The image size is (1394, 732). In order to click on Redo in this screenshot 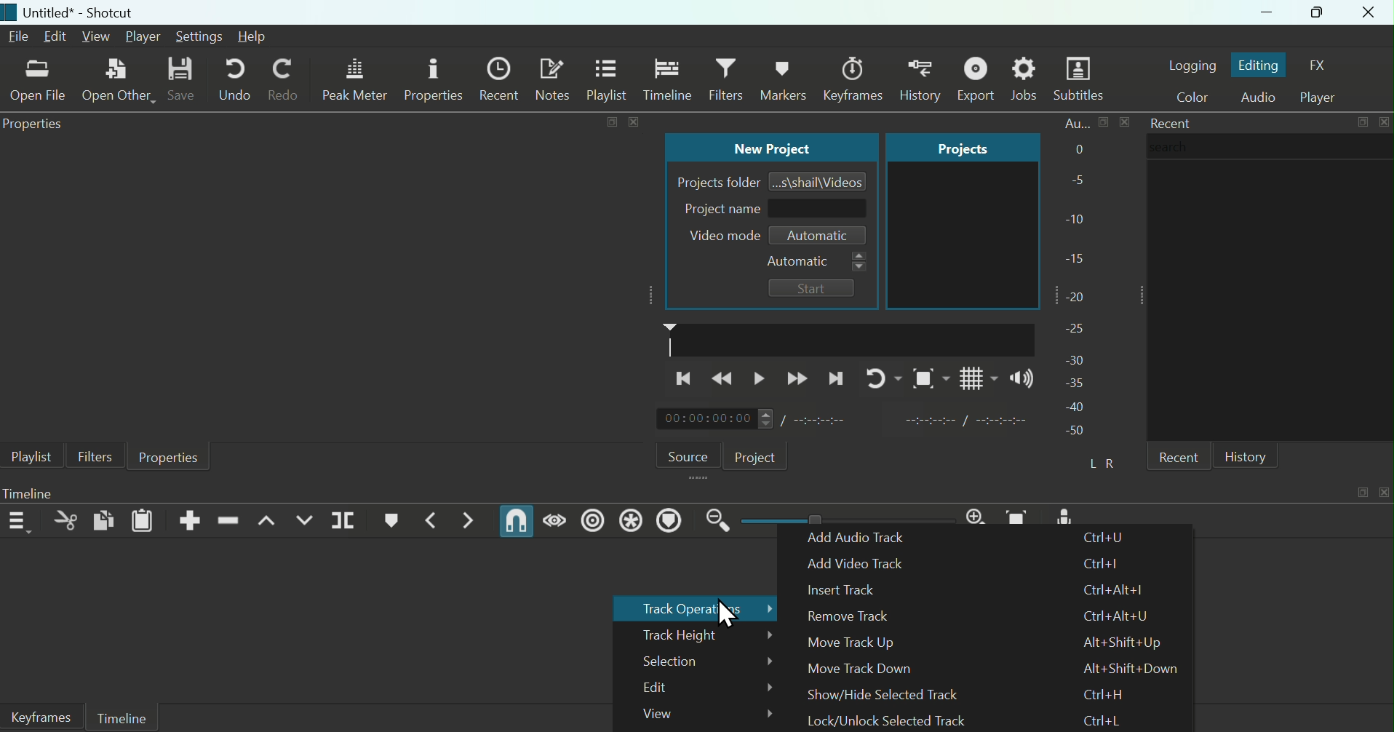, I will do `click(288, 82)`.